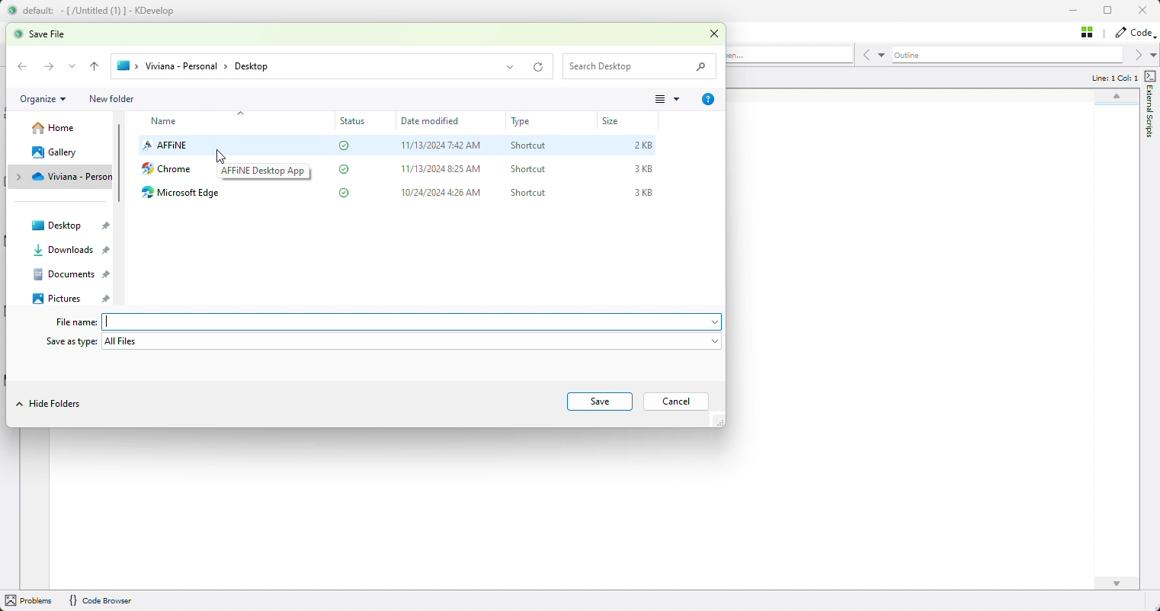 The height and width of the screenshot is (611, 1160). Describe the element at coordinates (55, 127) in the screenshot. I see `home` at that location.